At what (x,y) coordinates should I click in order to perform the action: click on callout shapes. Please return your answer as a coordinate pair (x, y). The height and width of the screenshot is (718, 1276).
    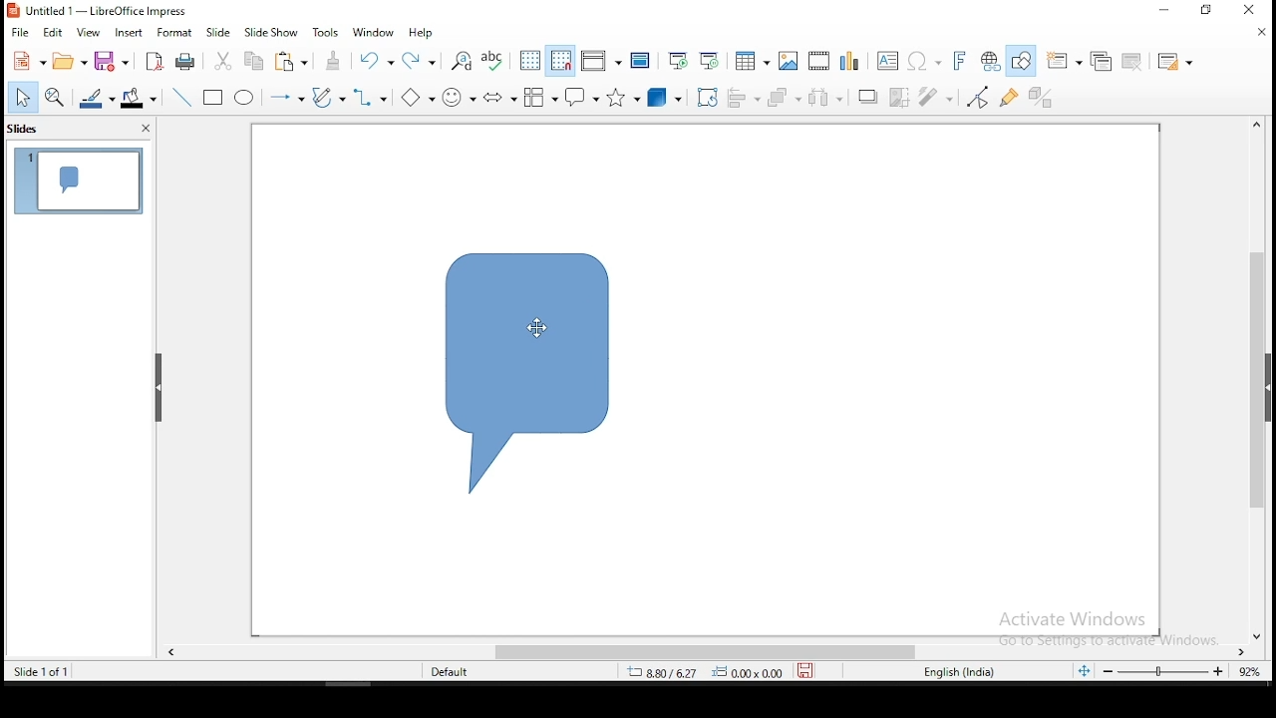
    Looking at the image, I should click on (581, 96).